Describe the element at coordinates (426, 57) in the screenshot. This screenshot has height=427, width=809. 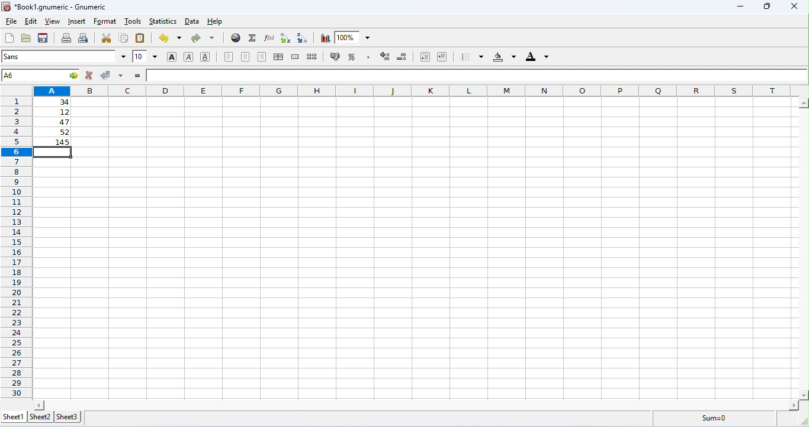
I see `decrease indent` at that location.